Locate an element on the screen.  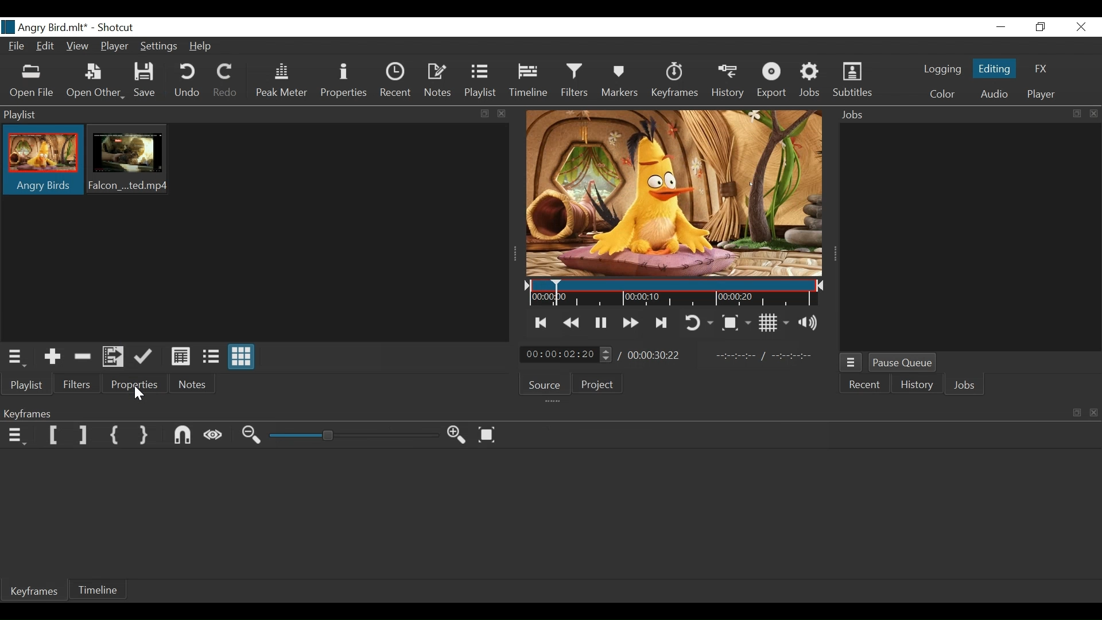
Set Filter last is located at coordinates (83, 436).